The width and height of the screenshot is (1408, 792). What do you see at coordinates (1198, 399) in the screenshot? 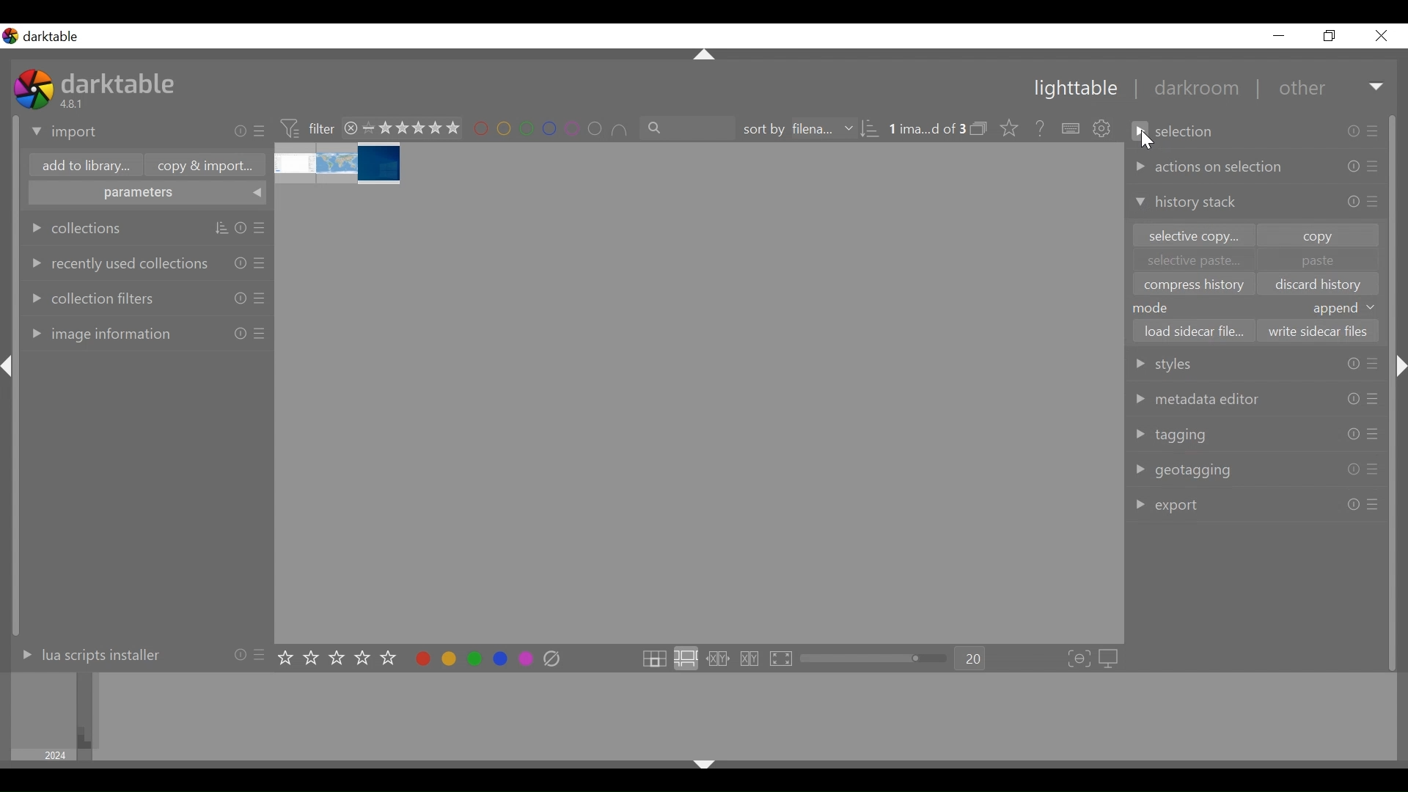
I see `metadata editor` at bounding box center [1198, 399].